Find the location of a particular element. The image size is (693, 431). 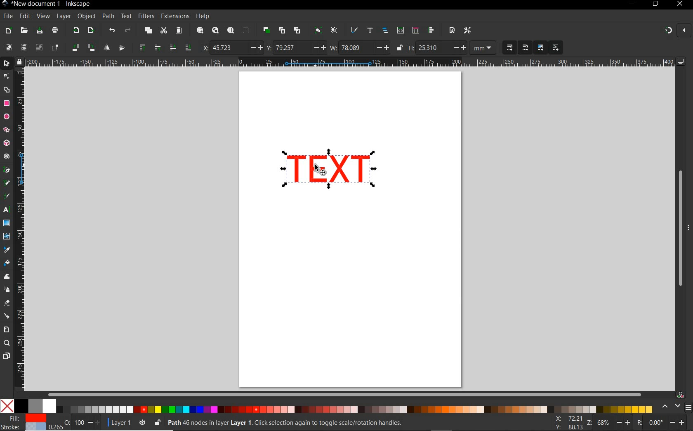

OPEN OBJECTS is located at coordinates (385, 31).